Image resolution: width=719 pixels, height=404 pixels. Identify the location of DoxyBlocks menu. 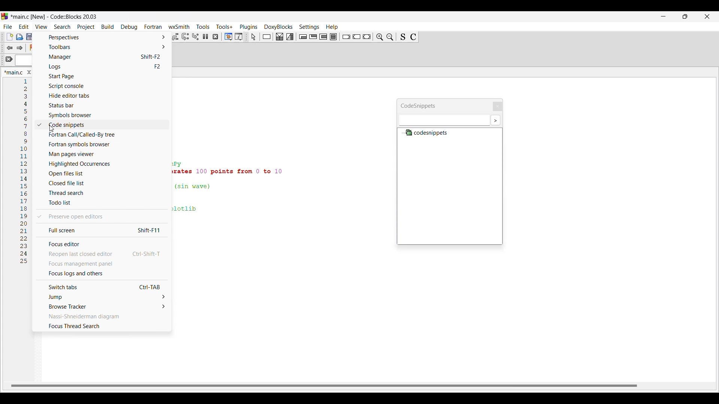
(278, 27).